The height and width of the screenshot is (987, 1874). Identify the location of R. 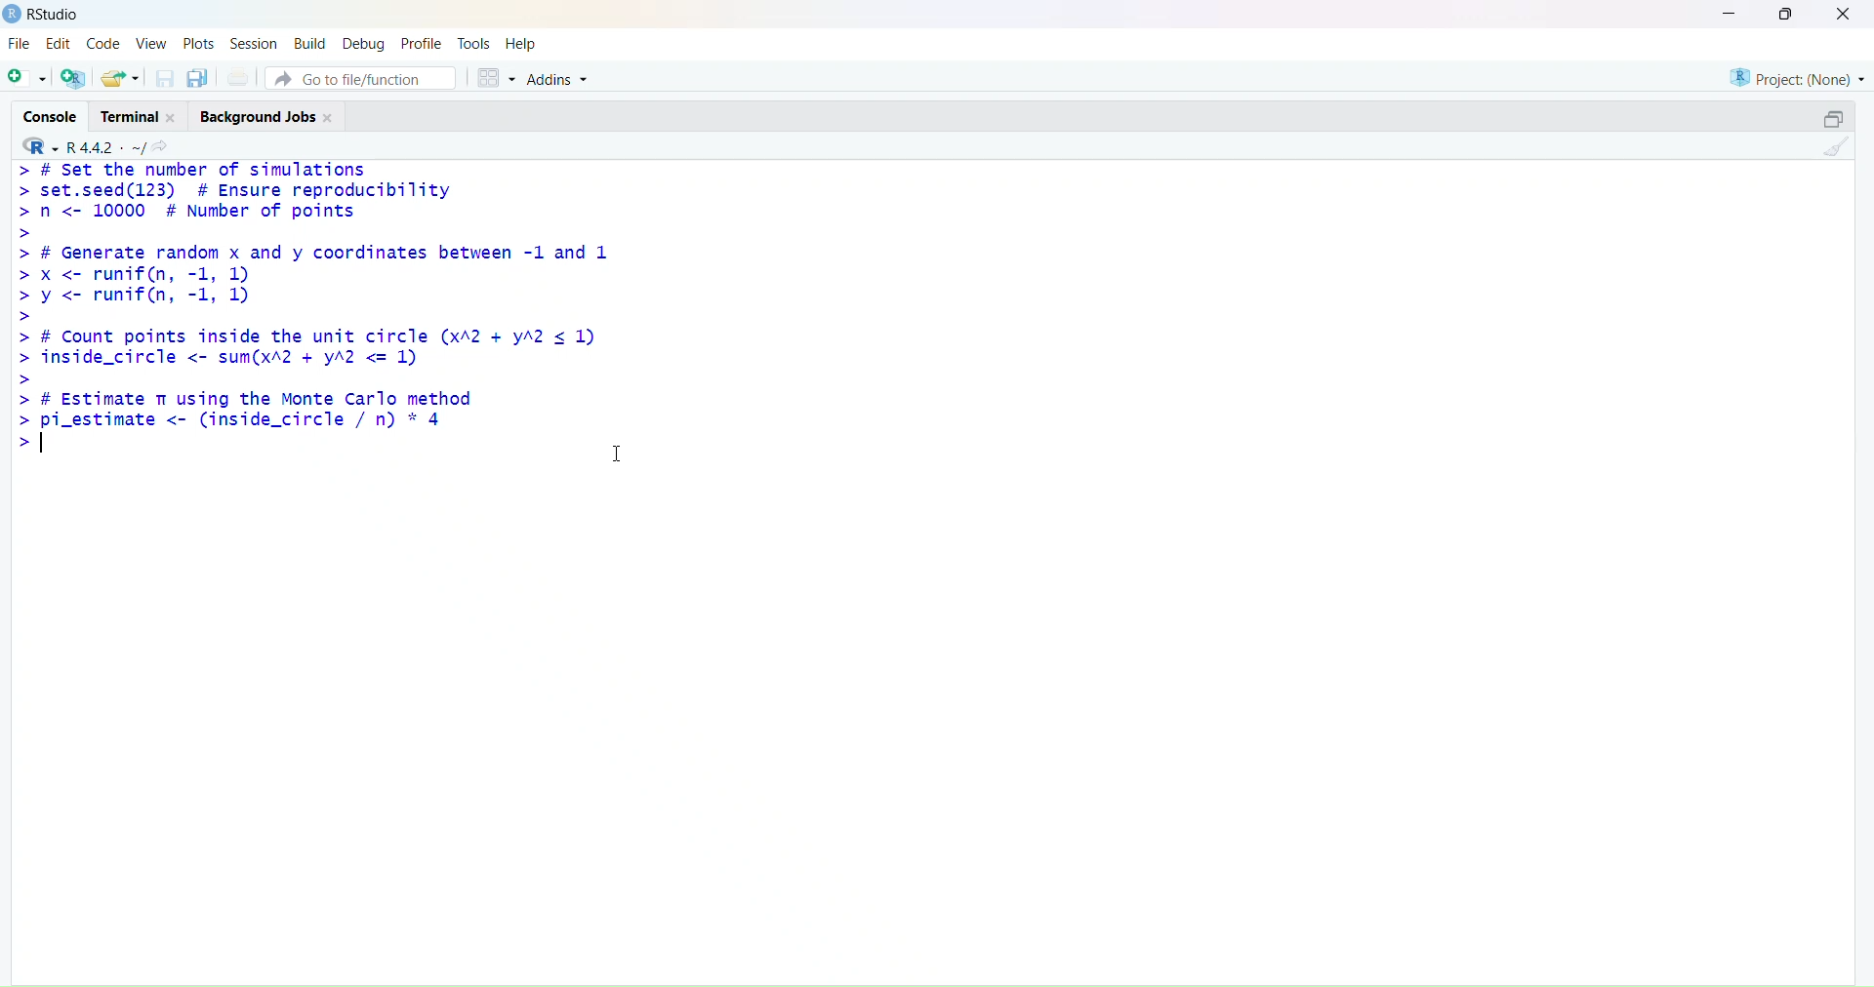
(40, 144).